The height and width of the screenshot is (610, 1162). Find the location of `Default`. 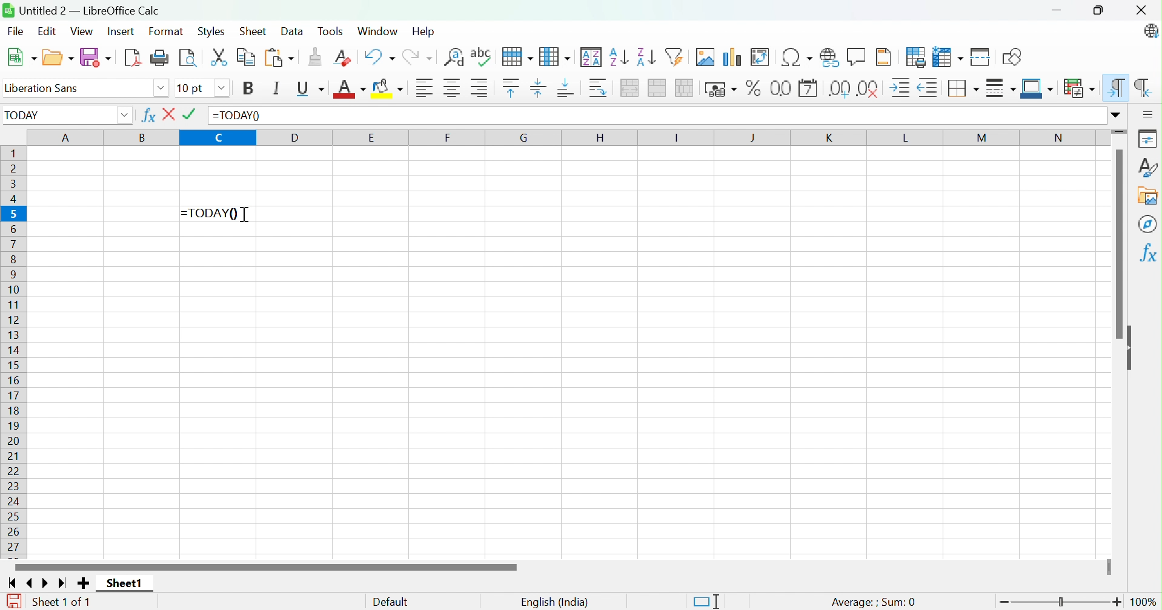

Default is located at coordinates (391, 602).